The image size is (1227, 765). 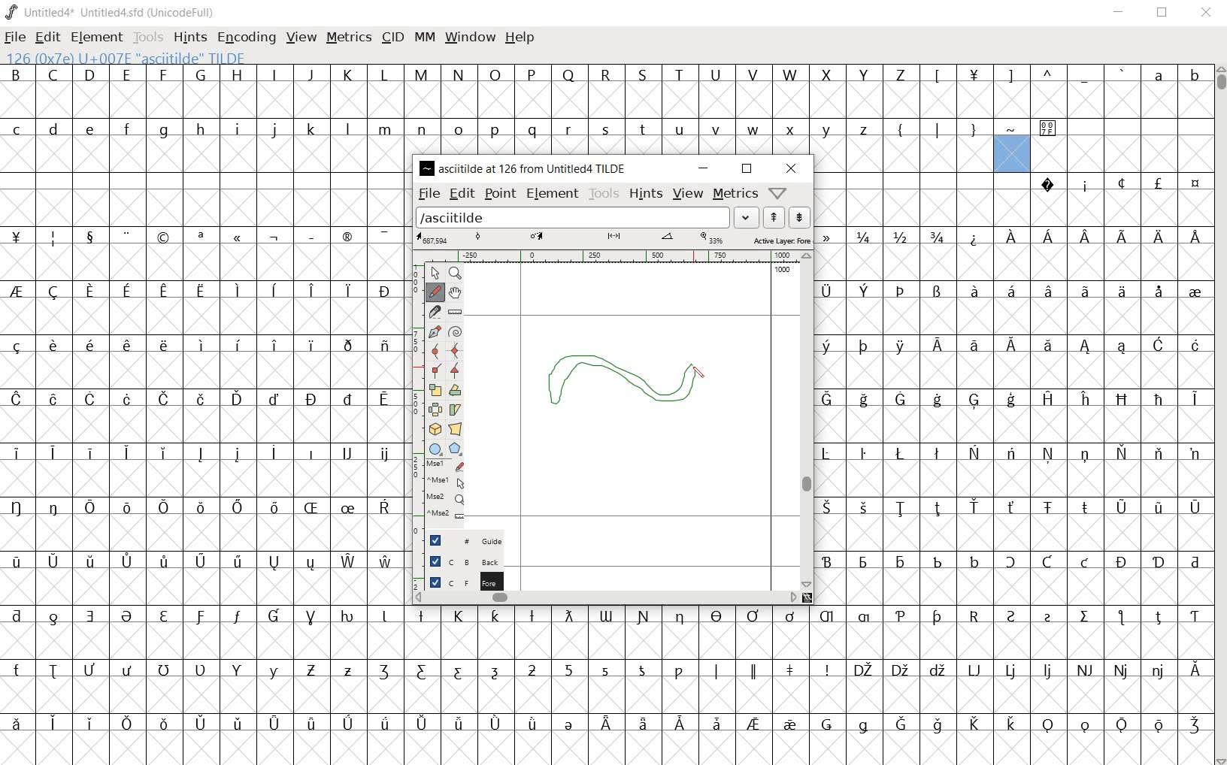 I want to click on rectangle or ellipse, so click(x=435, y=449).